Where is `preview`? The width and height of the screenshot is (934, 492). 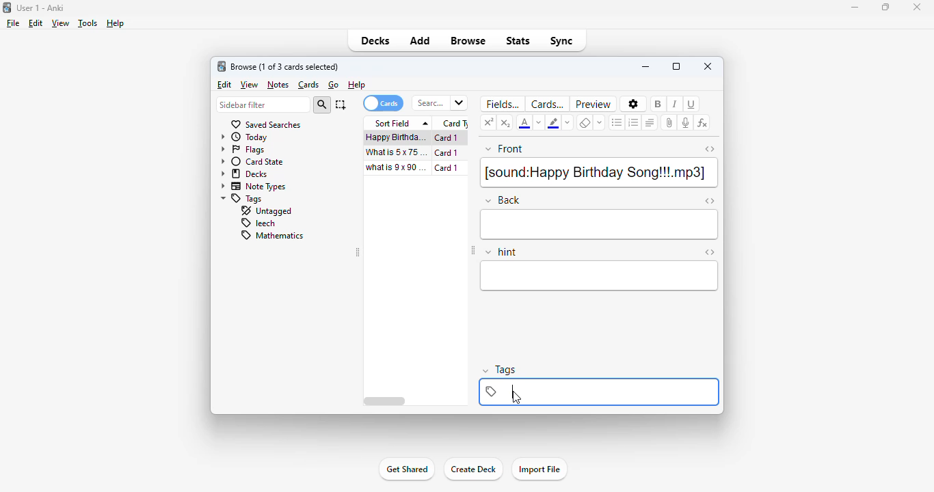
preview is located at coordinates (593, 104).